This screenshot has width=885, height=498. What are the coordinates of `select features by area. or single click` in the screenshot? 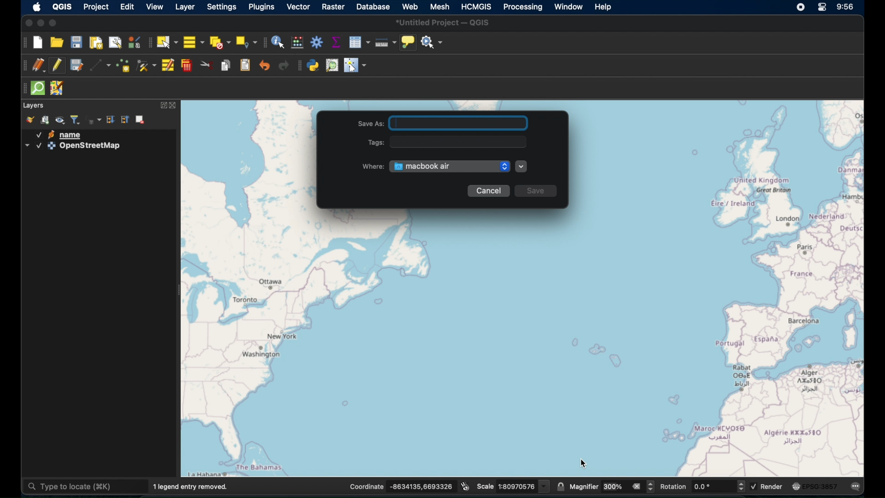 It's located at (167, 42).